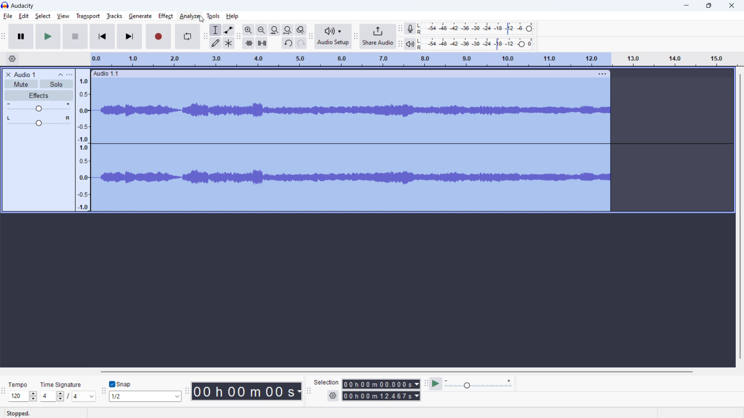  What do you see at coordinates (5, 390) in the screenshot?
I see `time signature toolbar` at bounding box center [5, 390].